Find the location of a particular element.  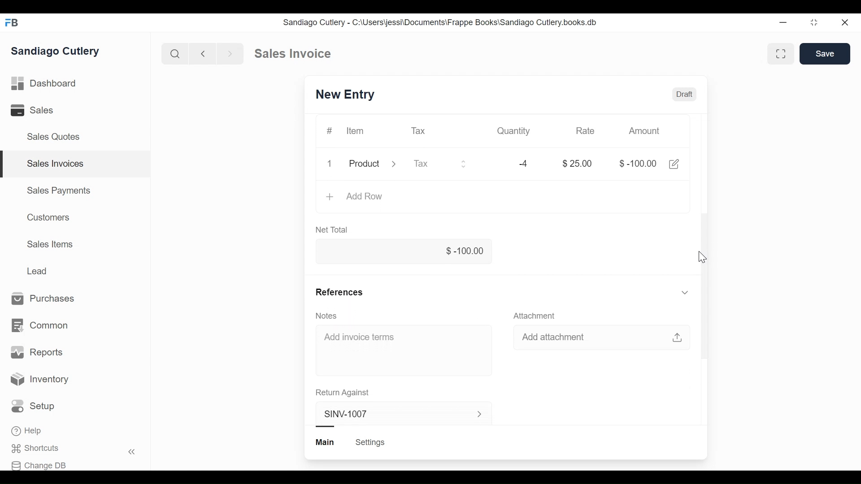

 Common is located at coordinates (41, 325).